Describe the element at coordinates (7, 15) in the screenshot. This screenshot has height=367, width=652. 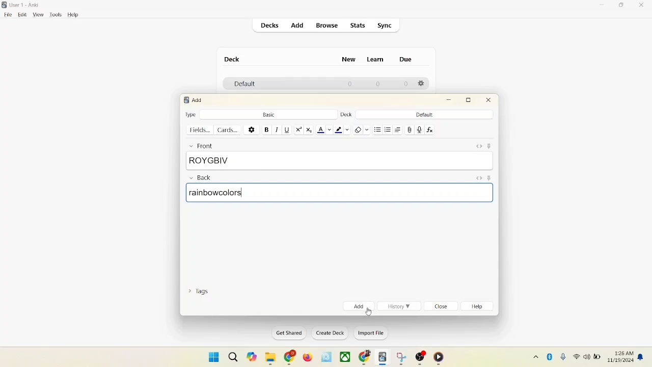
I see `file` at that location.